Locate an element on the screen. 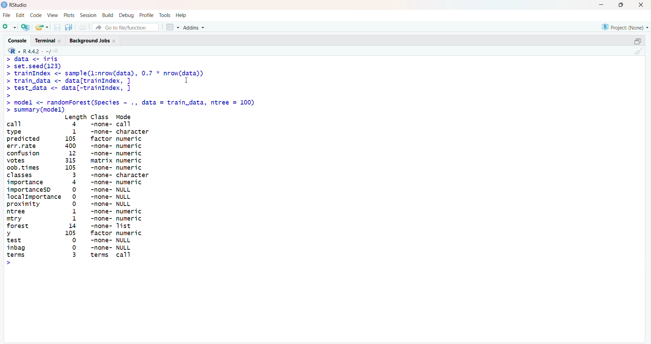 The width and height of the screenshot is (651, 344). Prompt cursor is located at coordinates (7, 74).